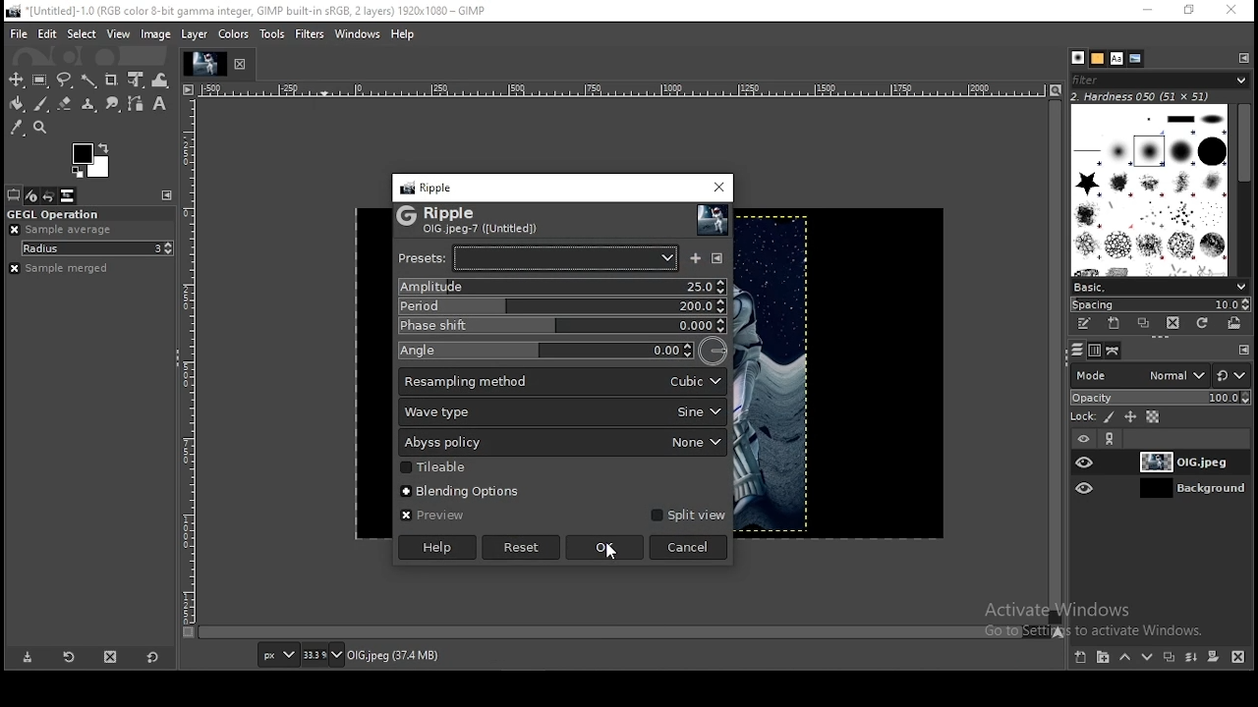  What do you see at coordinates (1115, 324) in the screenshot?
I see `create a new brush` at bounding box center [1115, 324].